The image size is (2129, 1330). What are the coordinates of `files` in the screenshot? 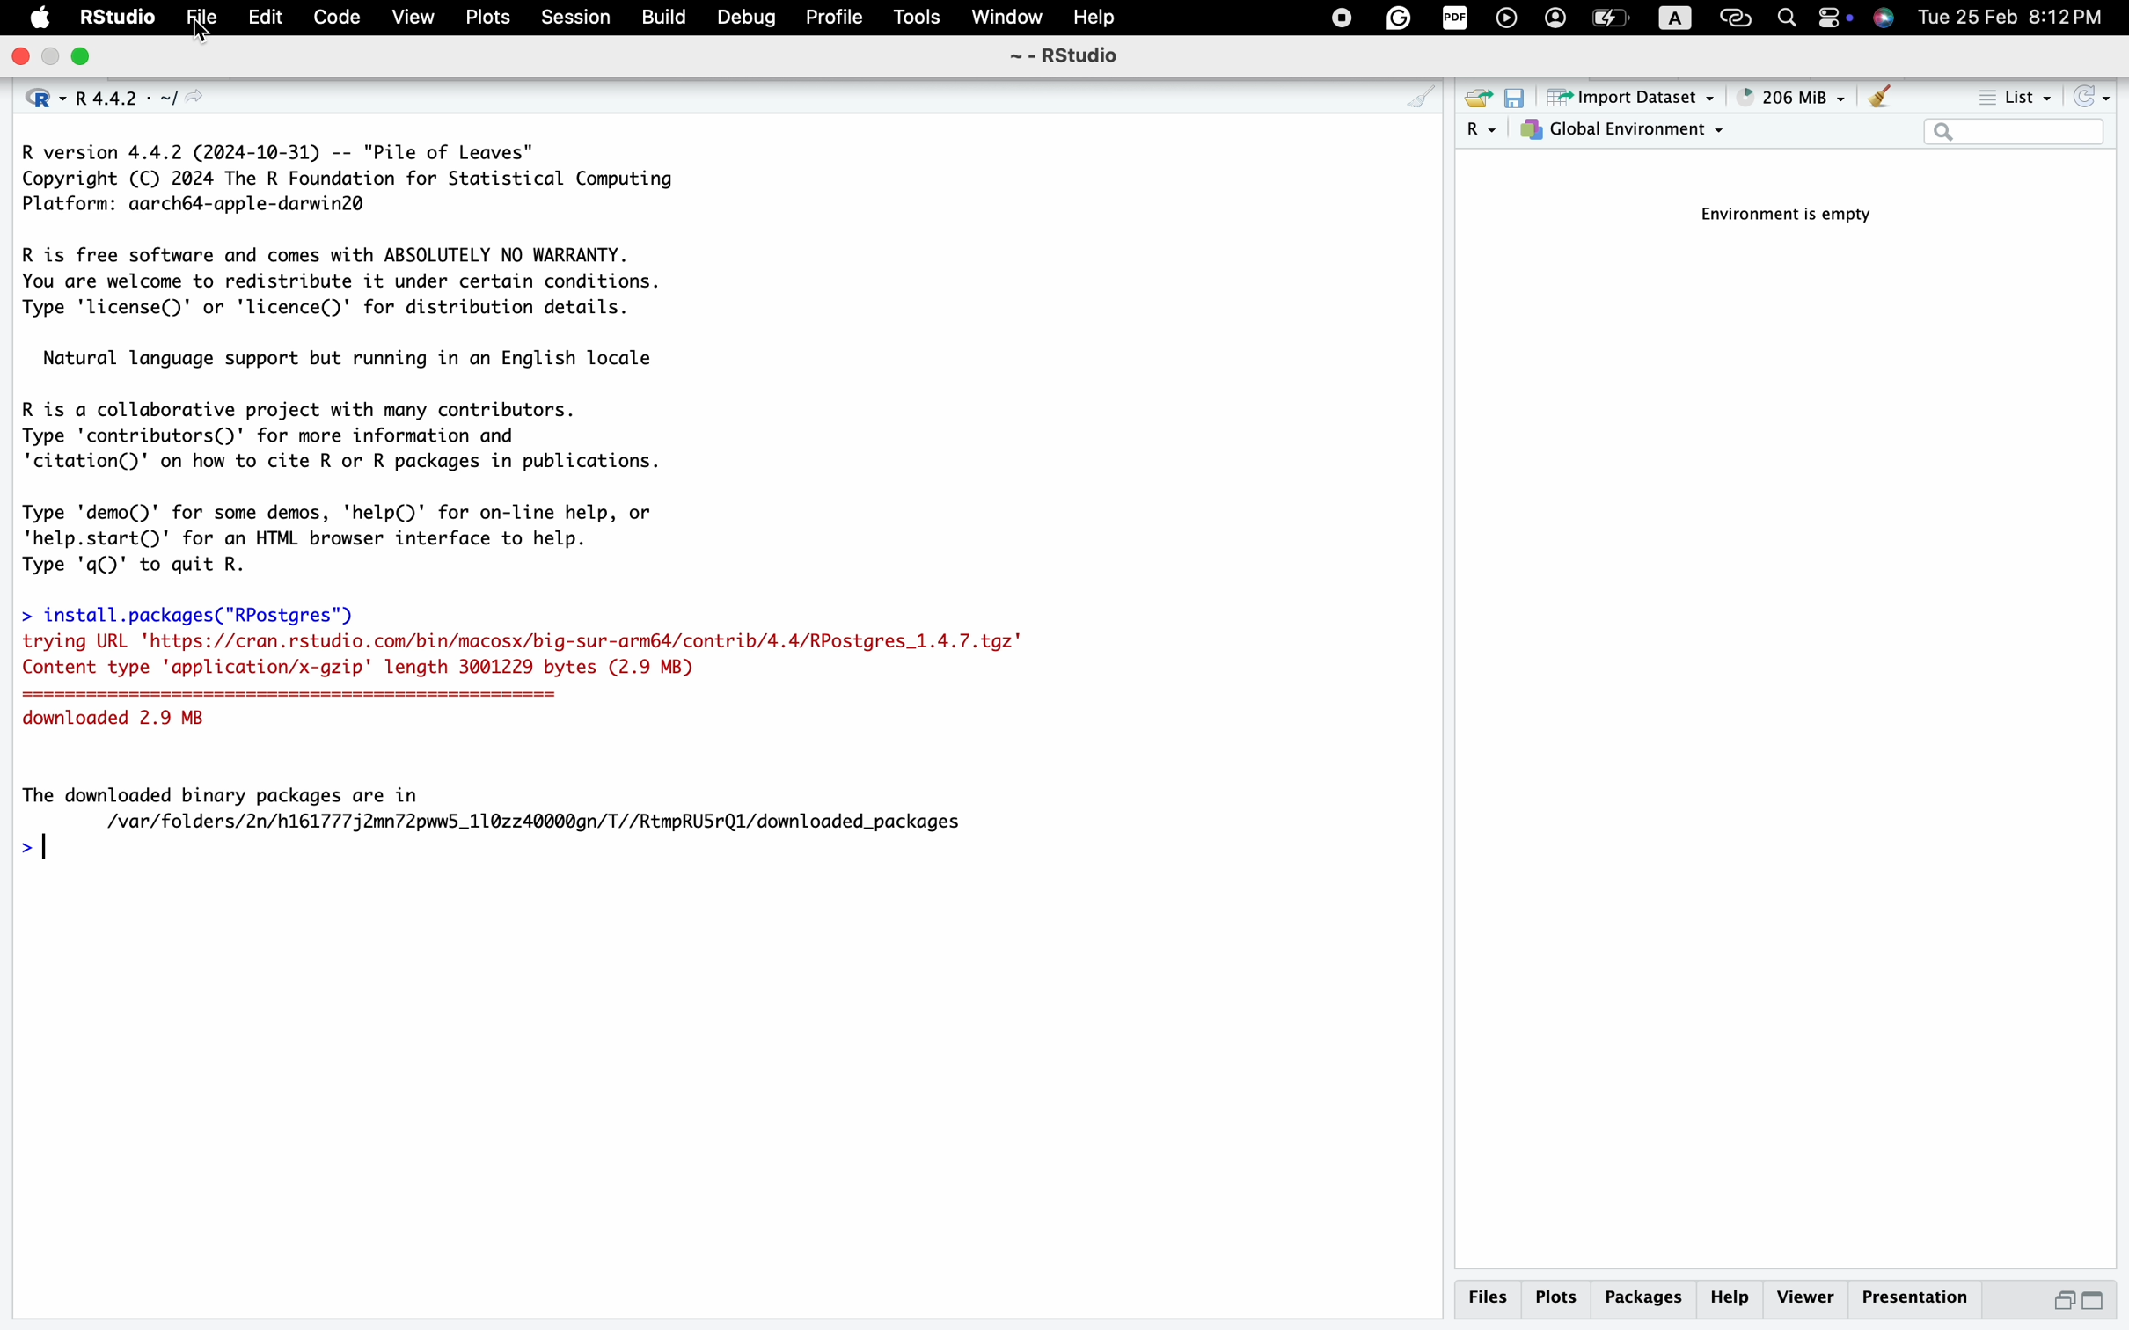 It's located at (1491, 1297).